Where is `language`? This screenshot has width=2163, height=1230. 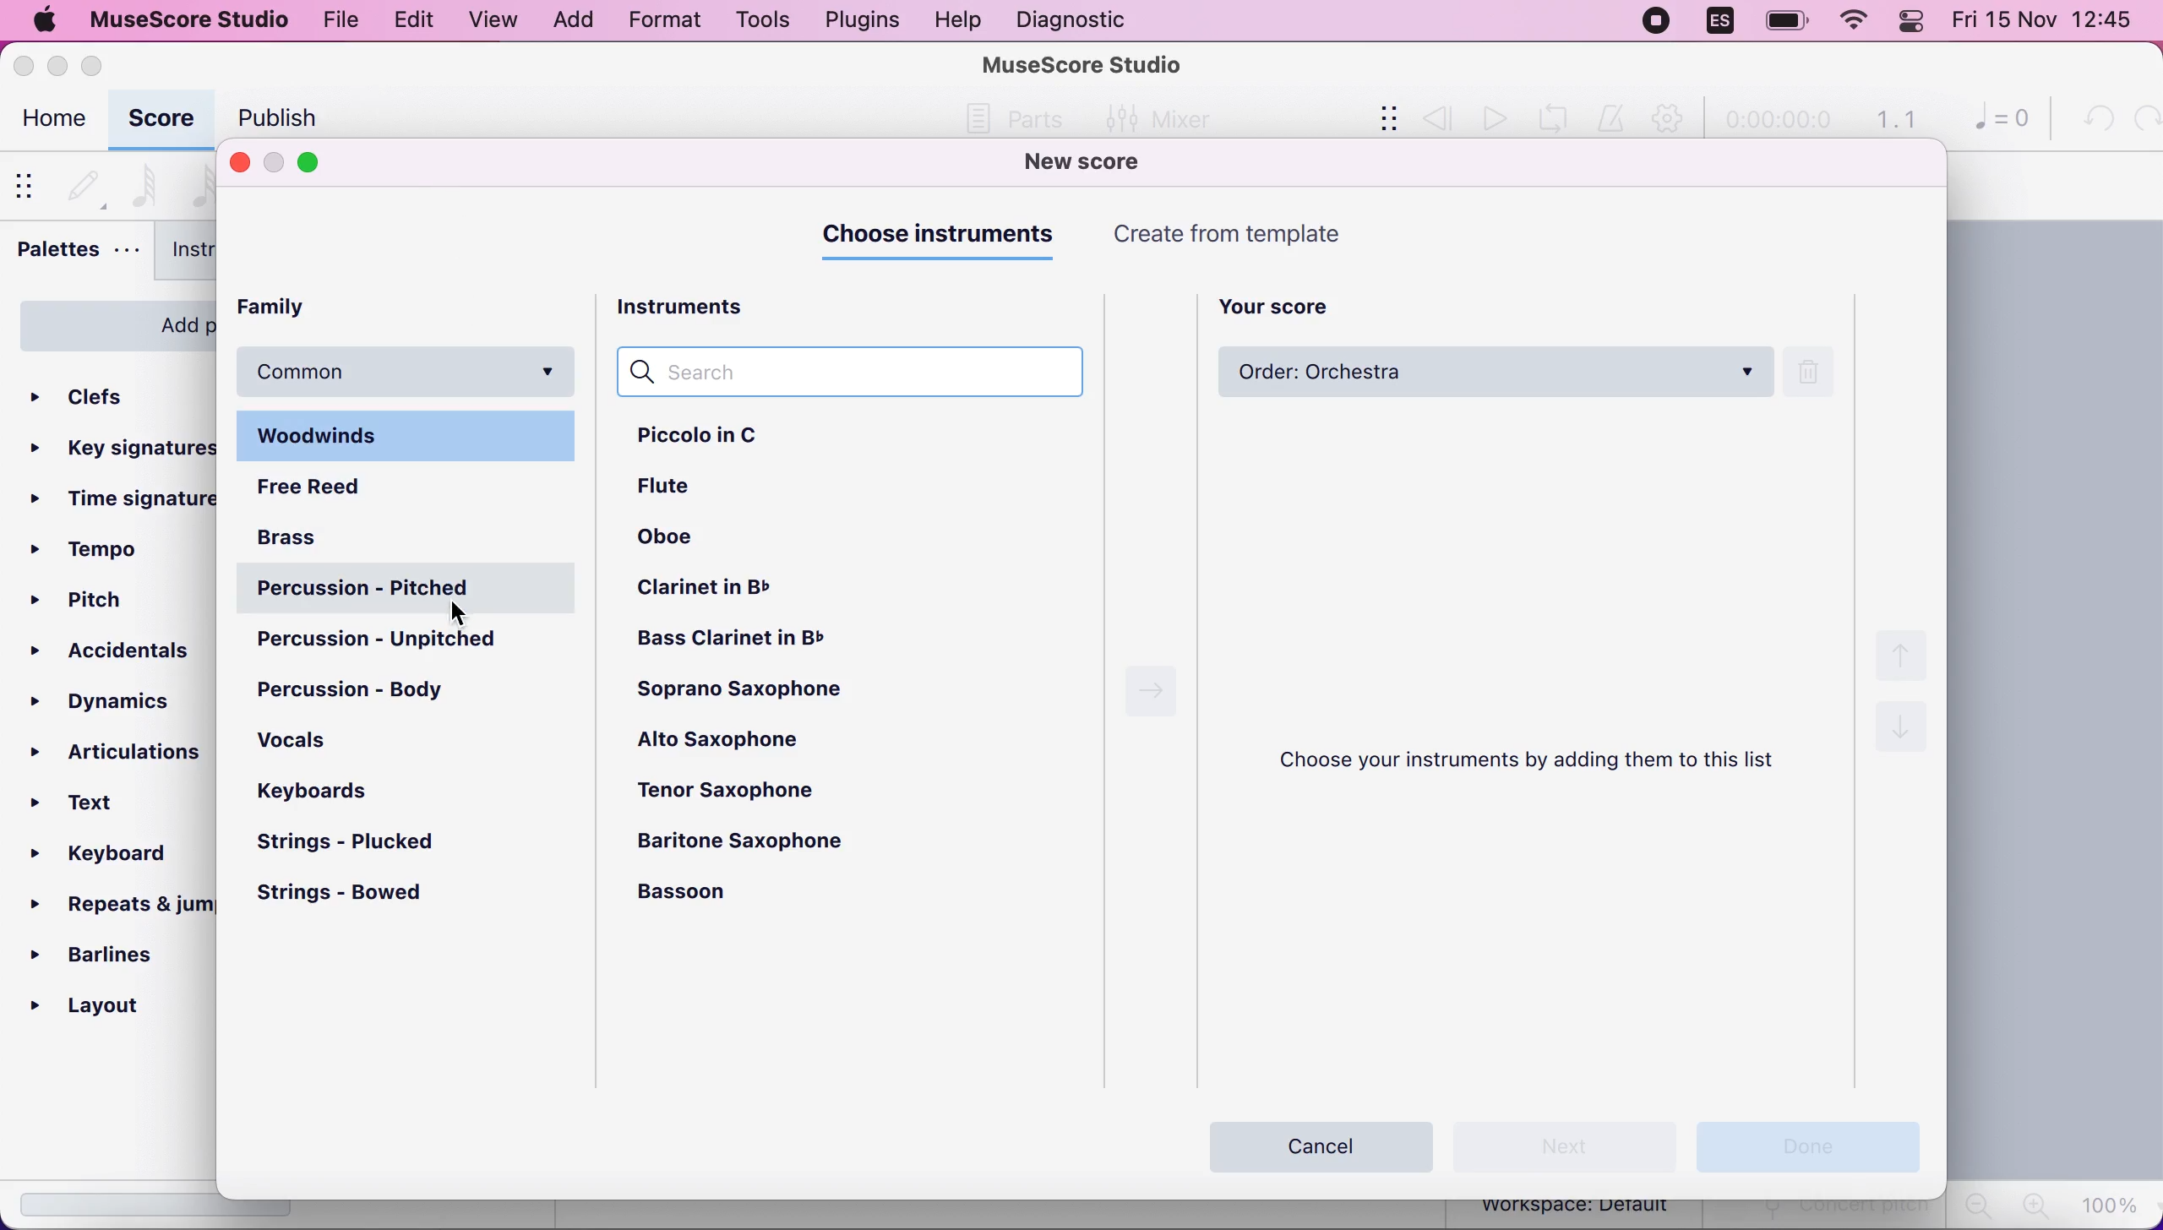 language is located at coordinates (1719, 21).